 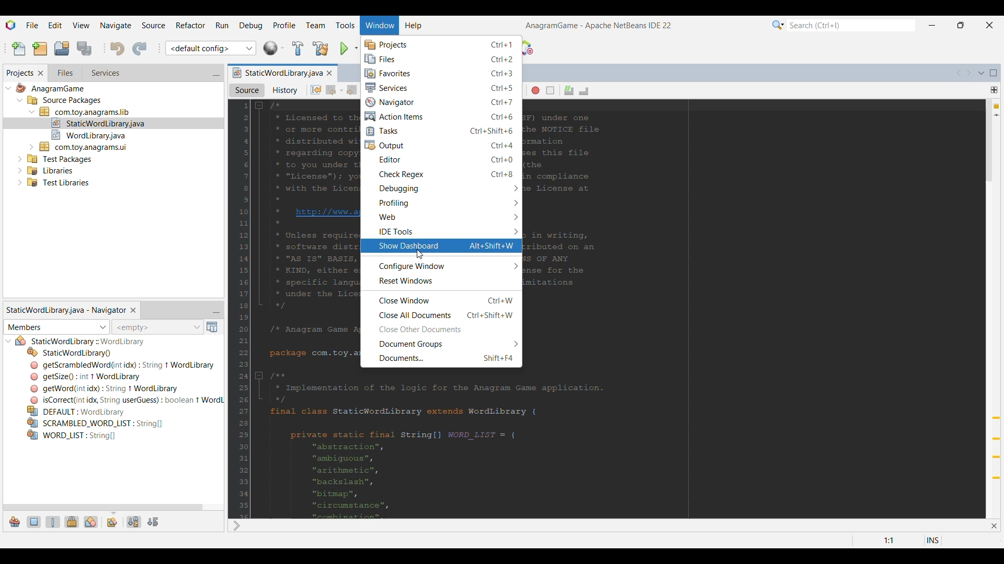 What do you see at coordinates (599, 26) in the screenshot?
I see `Current project and software name` at bounding box center [599, 26].